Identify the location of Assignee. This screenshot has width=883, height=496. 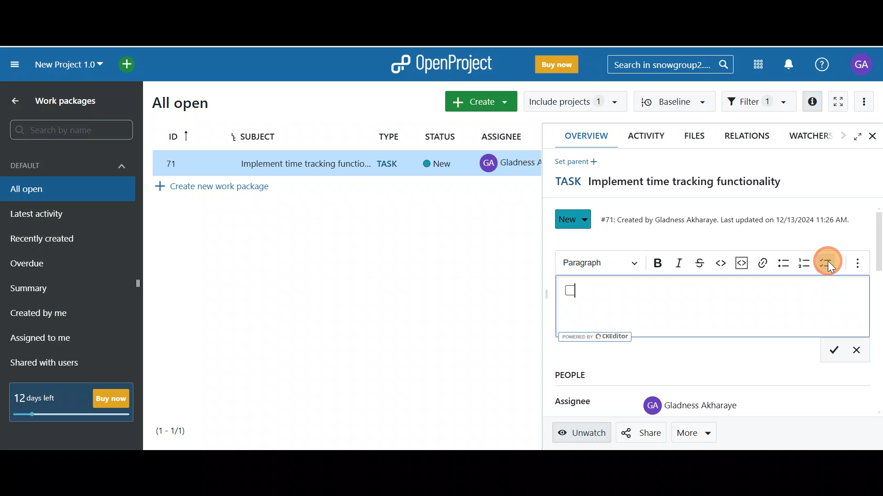
(569, 400).